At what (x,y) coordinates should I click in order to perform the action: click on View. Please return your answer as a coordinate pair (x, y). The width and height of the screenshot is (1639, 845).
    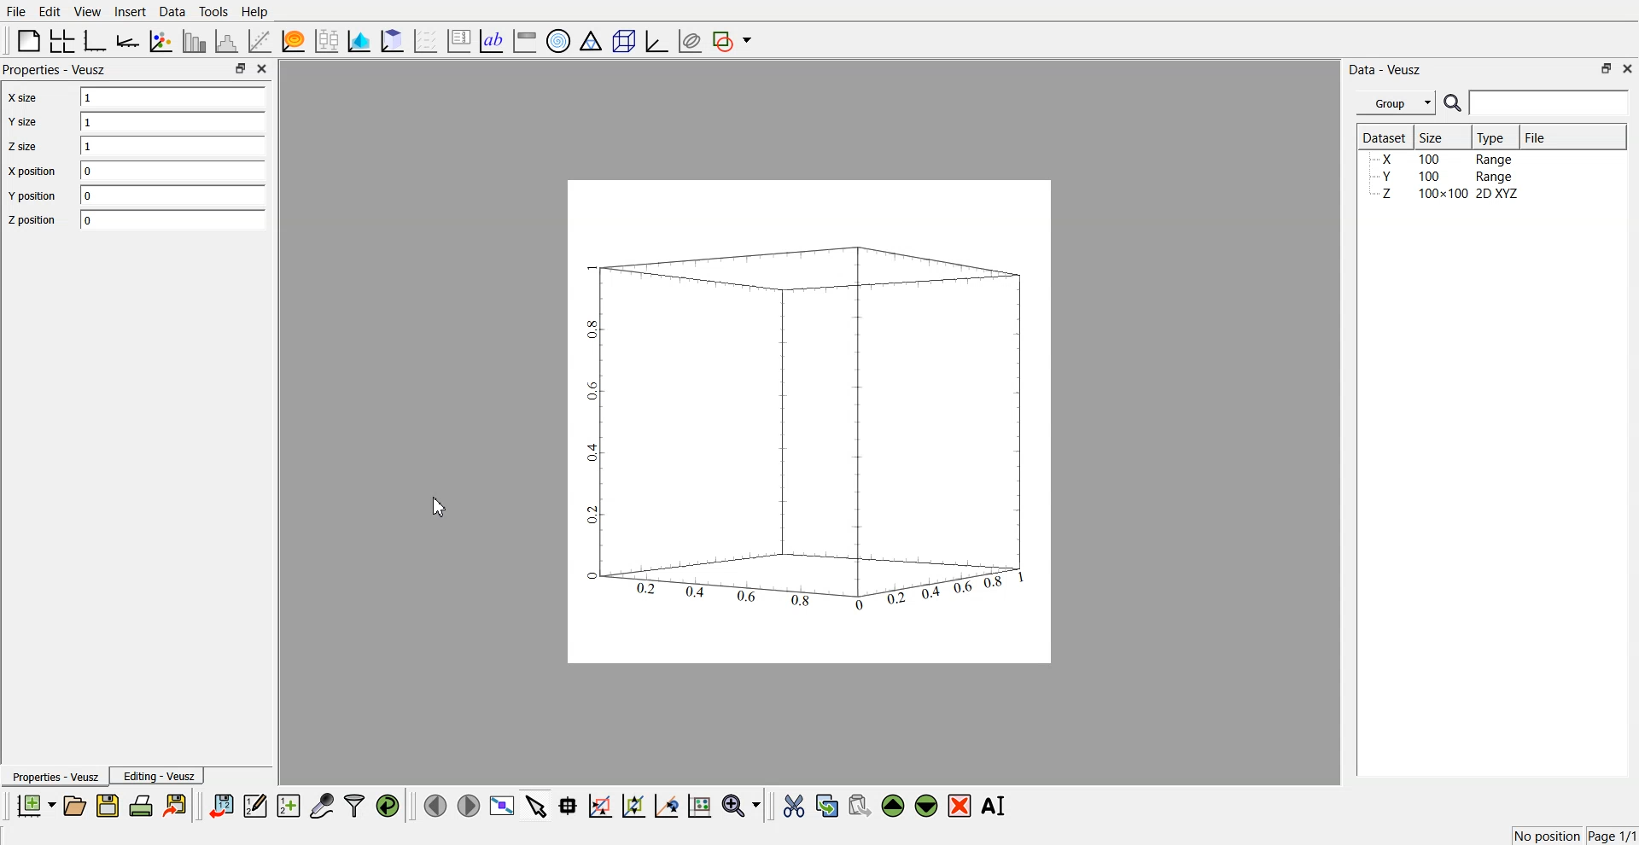
    Looking at the image, I should click on (88, 12).